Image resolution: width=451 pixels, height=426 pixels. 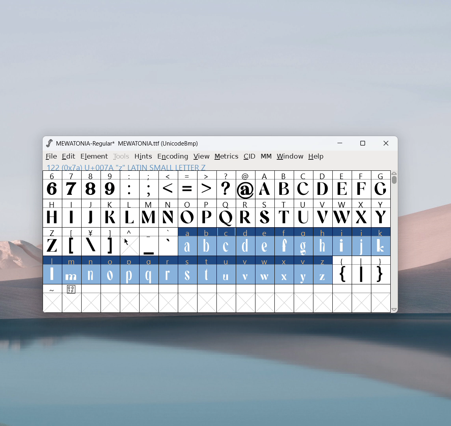 What do you see at coordinates (265, 214) in the screenshot?
I see `S` at bounding box center [265, 214].